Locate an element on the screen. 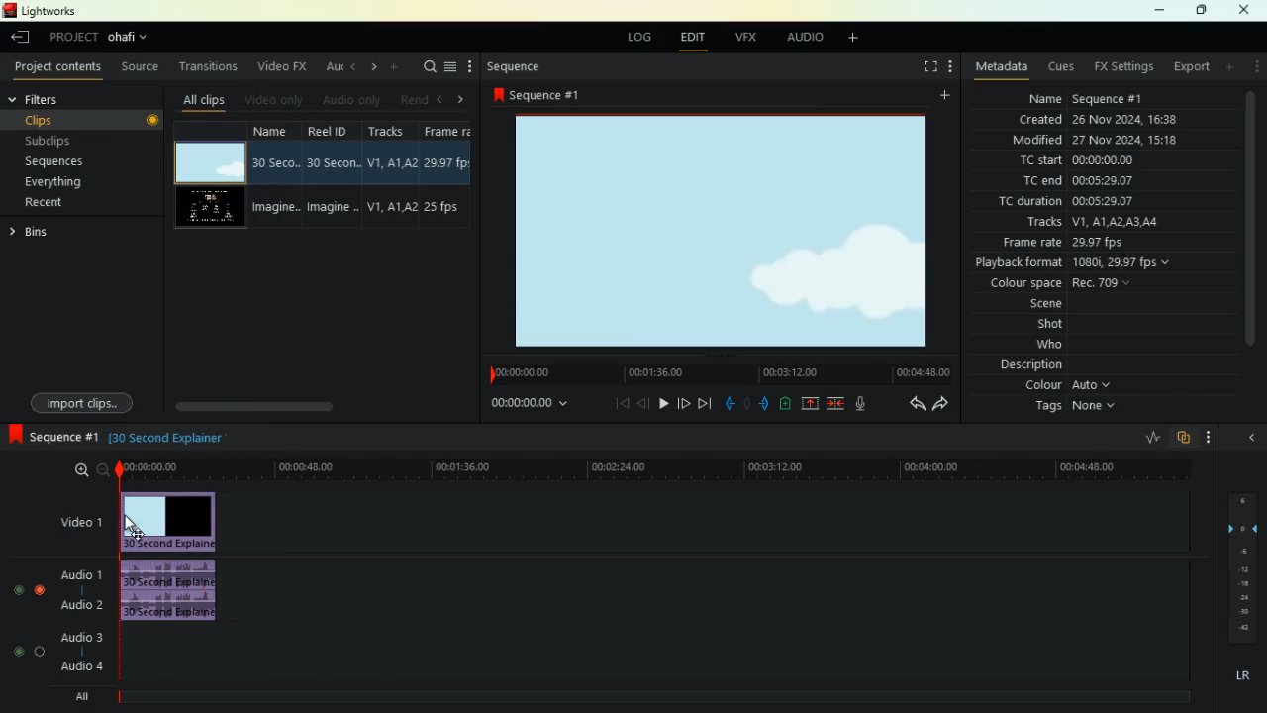 Image resolution: width=1267 pixels, height=713 pixels. project is located at coordinates (105, 38).